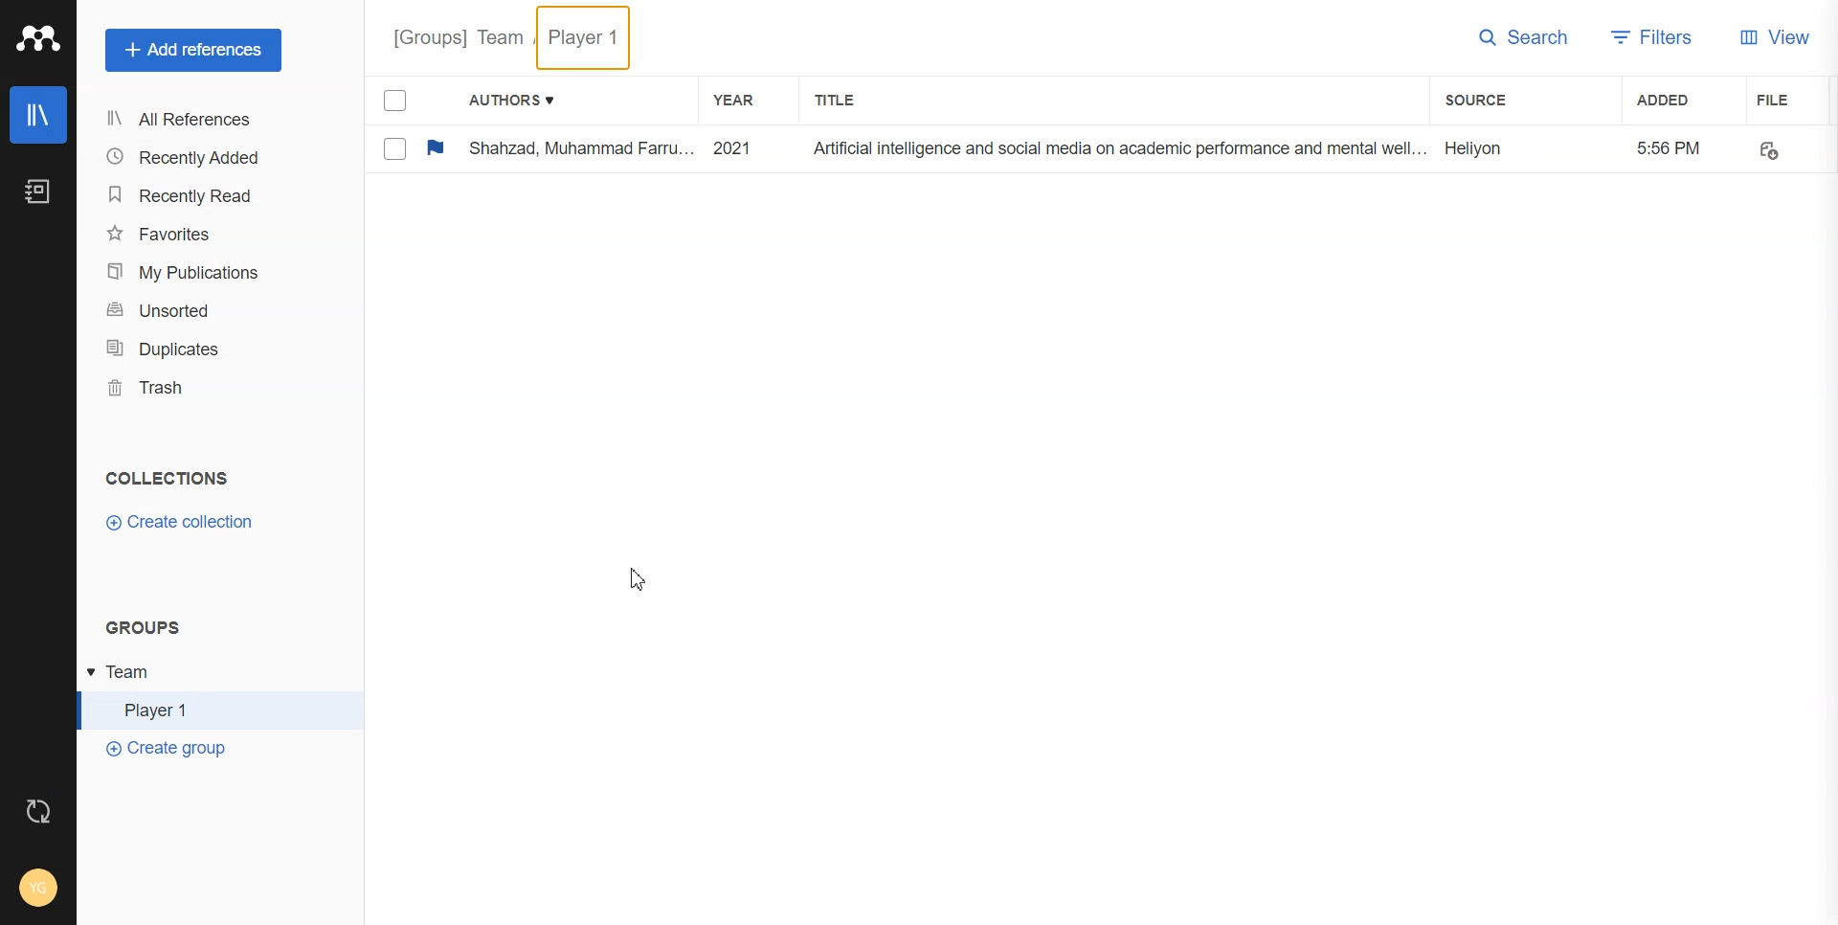 The height and width of the screenshot is (925, 1838). What do you see at coordinates (143, 628) in the screenshot?
I see `Text 2` at bounding box center [143, 628].